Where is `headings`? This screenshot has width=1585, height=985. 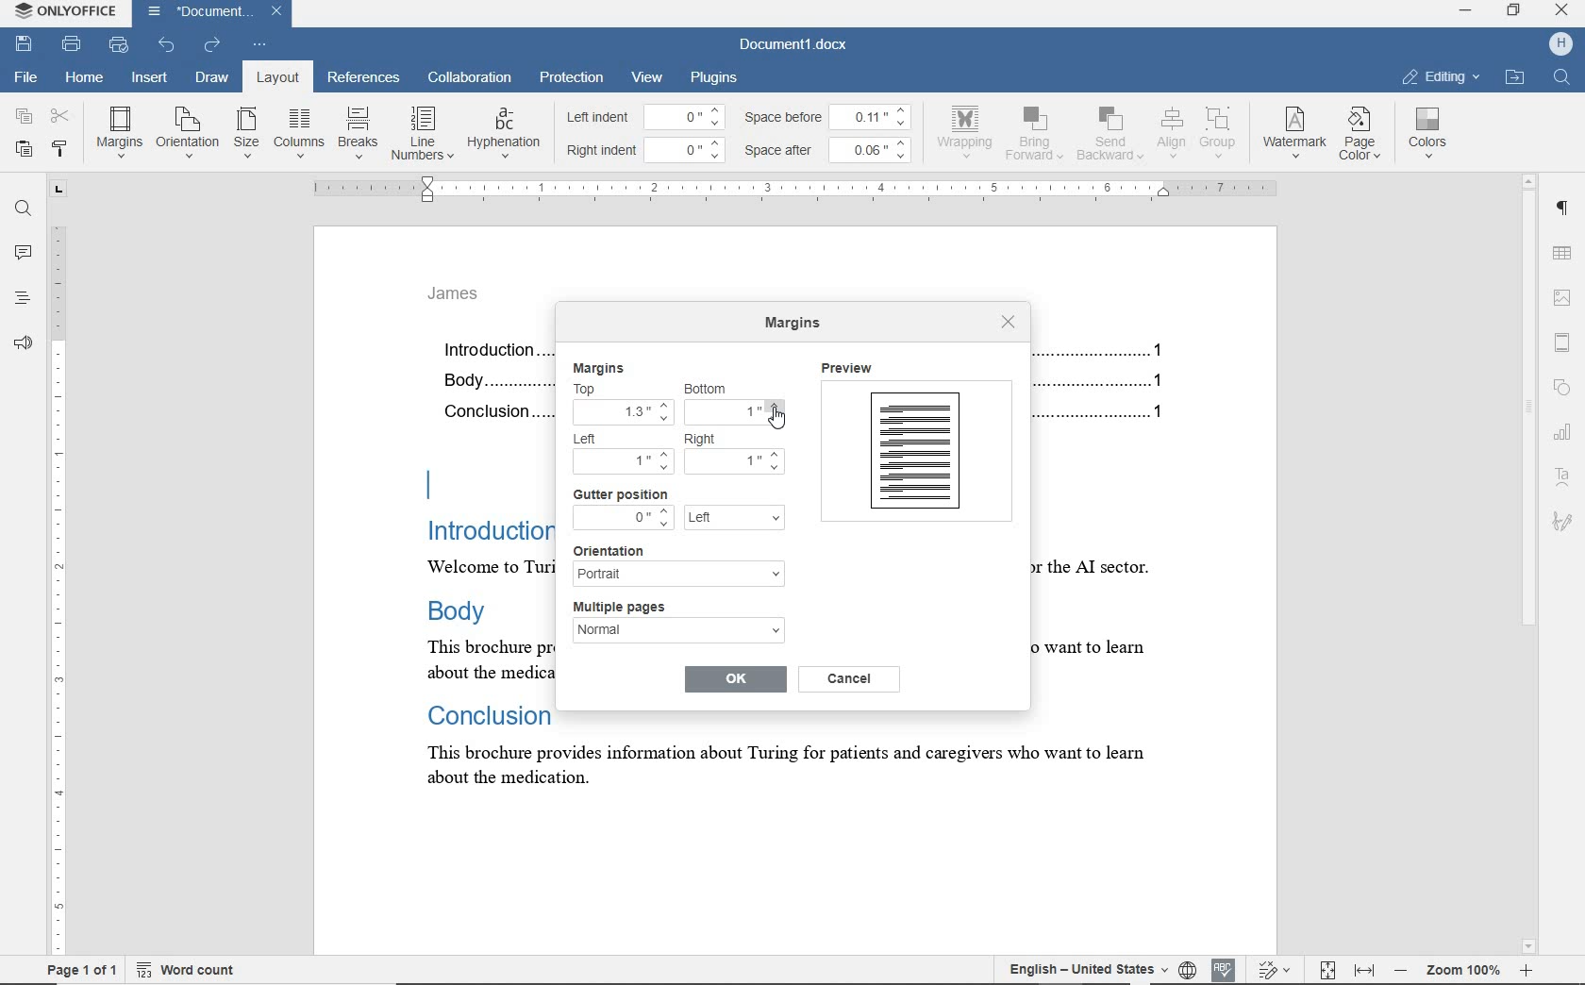 headings is located at coordinates (18, 300).